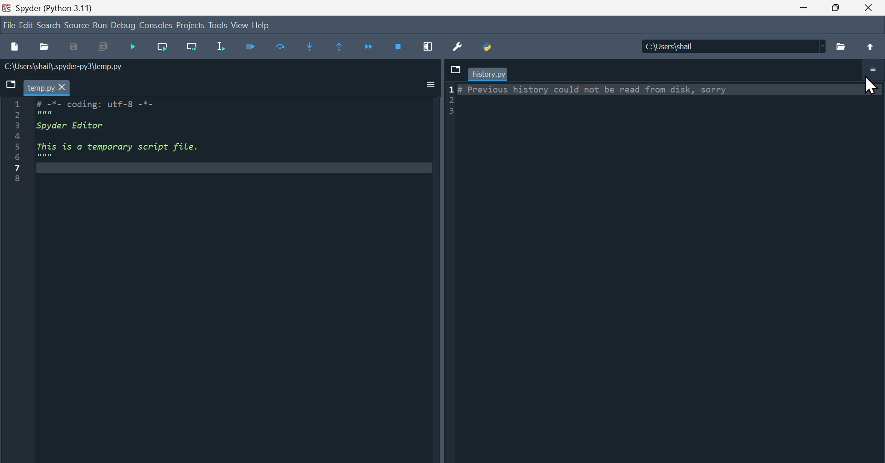  Describe the element at coordinates (869, 8) in the screenshot. I see `Close` at that location.